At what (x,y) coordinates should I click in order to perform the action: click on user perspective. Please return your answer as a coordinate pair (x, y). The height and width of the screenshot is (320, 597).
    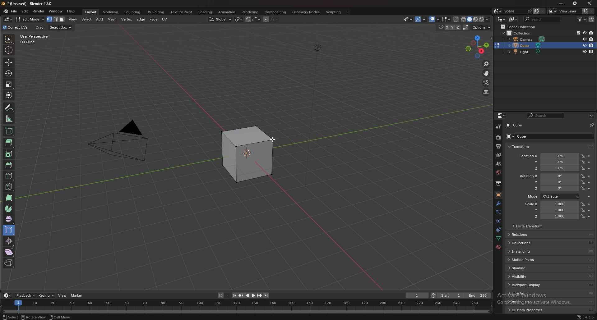
    Looking at the image, I should click on (39, 39).